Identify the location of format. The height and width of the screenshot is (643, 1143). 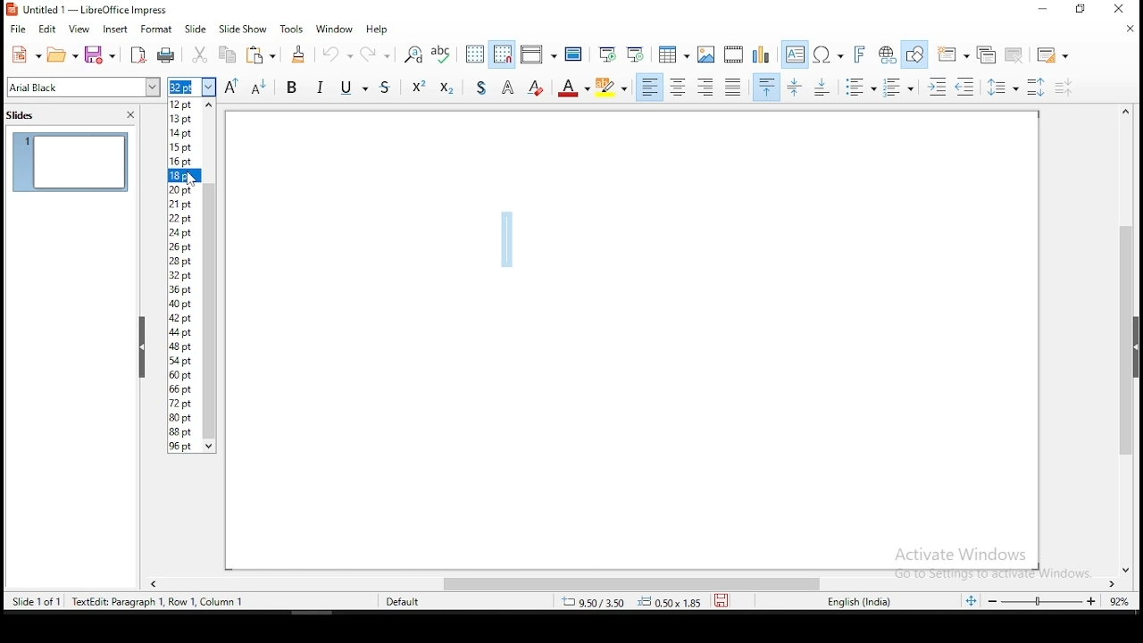
(157, 29).